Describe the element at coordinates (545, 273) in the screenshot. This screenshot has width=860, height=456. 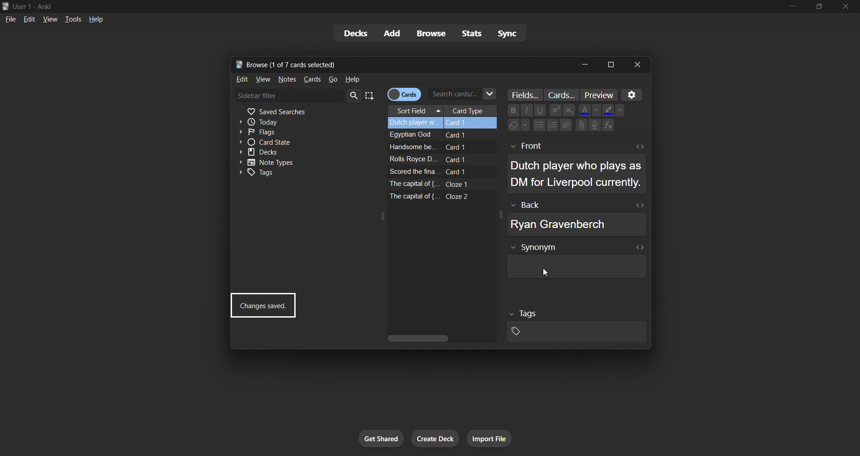
I see `cursor` at that location.